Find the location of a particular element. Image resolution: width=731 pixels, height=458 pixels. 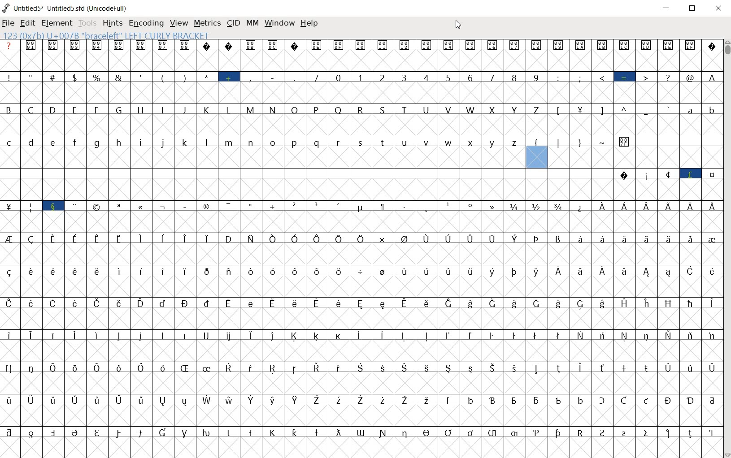

close is located at coordinates (719, 7).